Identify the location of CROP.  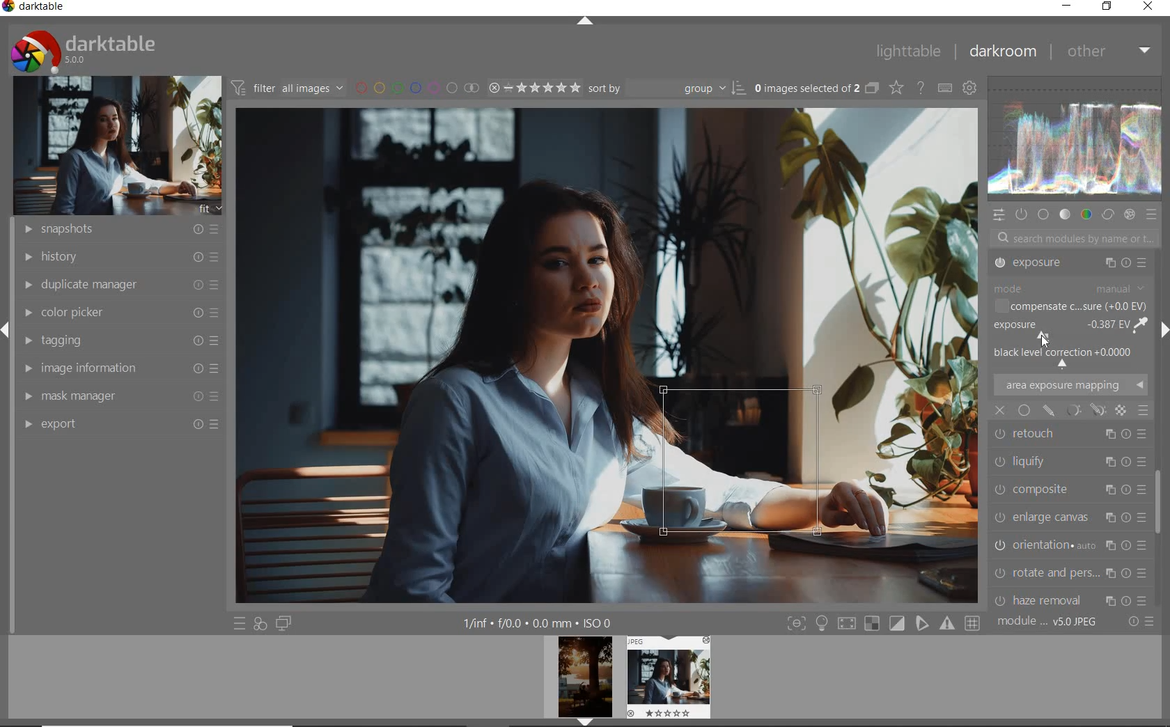
(1070, 265).